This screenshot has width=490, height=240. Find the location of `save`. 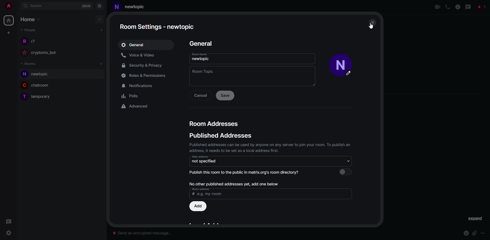

save is located at coordinates (225, 95).